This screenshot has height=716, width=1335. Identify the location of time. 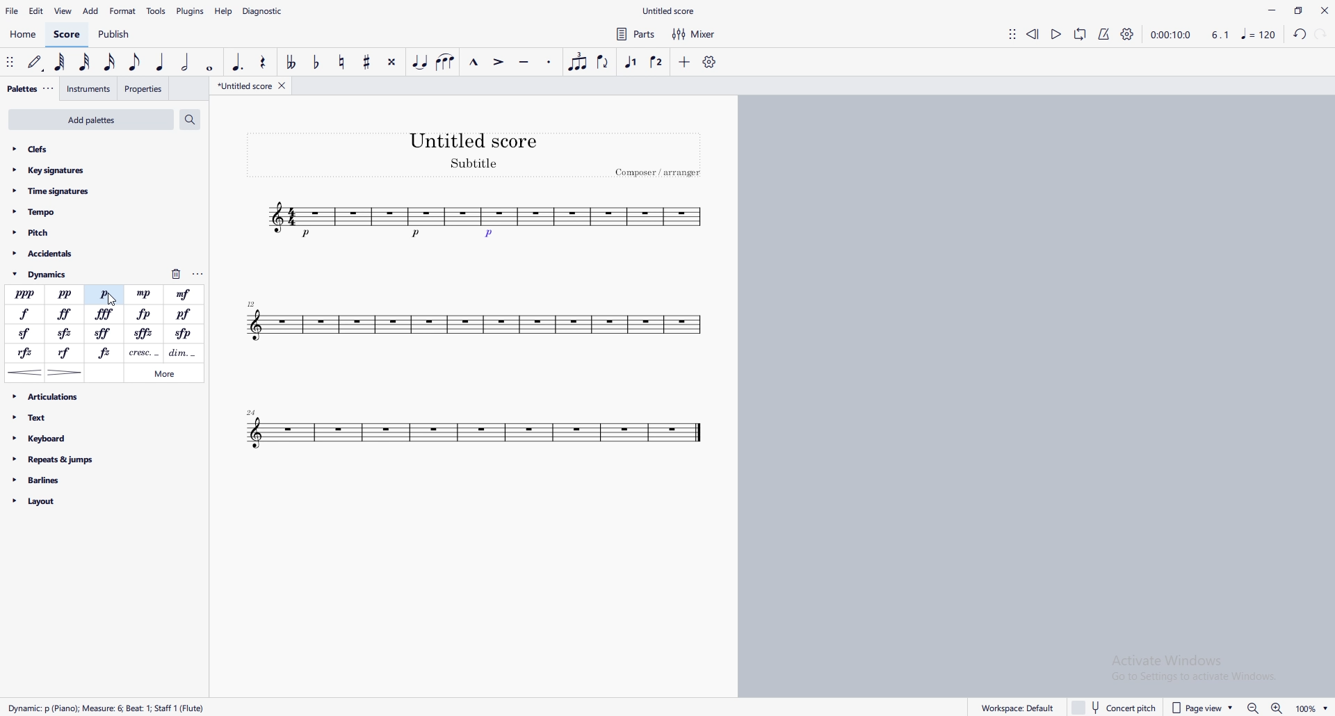
(1171, 33).